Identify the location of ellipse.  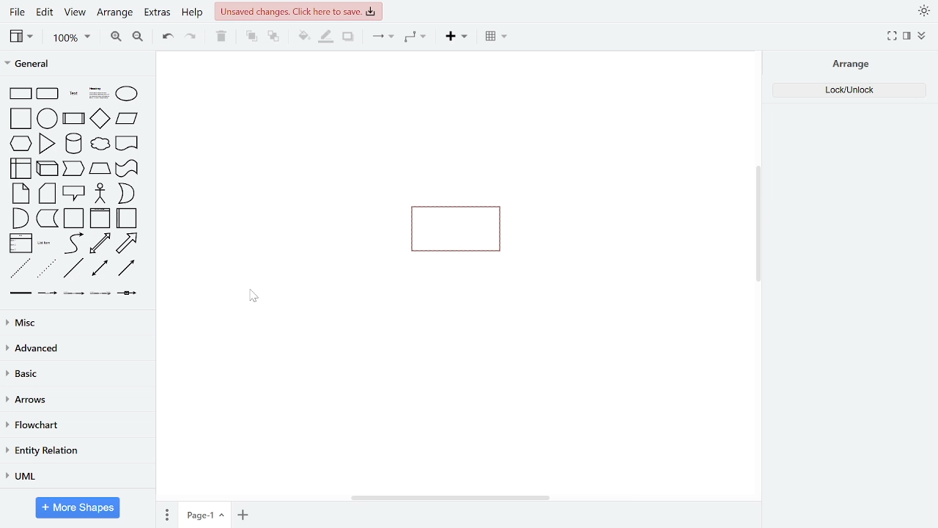
(128, 93).